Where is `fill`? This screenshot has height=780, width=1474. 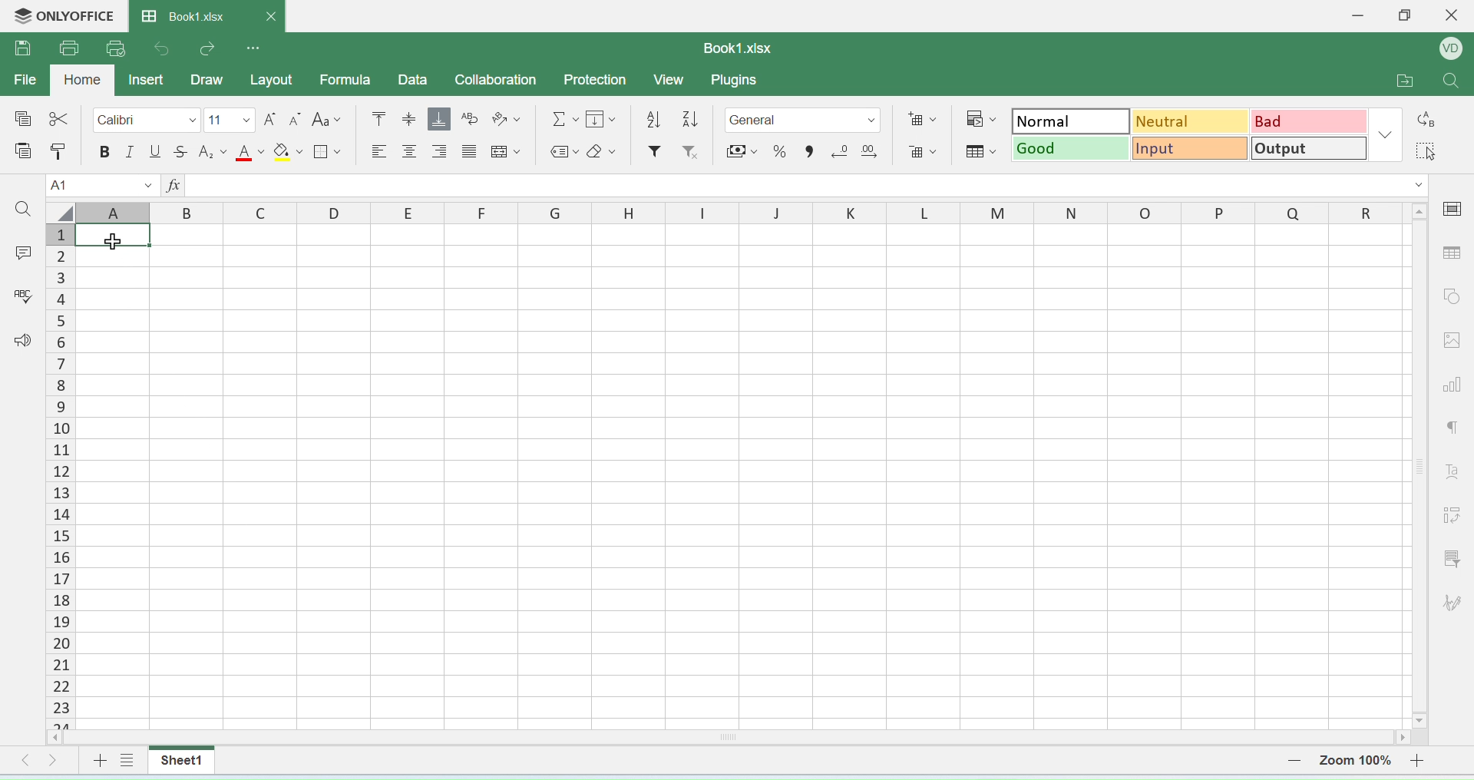
fill is located at coordinates (605, 121).